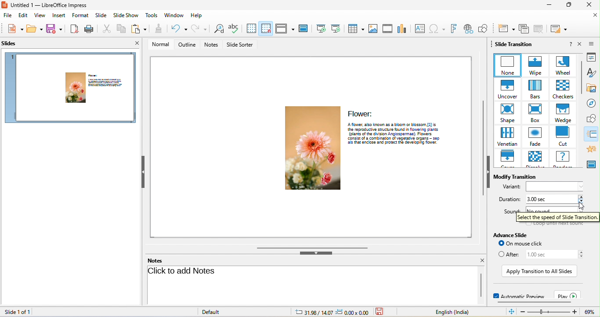 This screenshot has height=317, width=600. I want to click on help, so click(570, 44).